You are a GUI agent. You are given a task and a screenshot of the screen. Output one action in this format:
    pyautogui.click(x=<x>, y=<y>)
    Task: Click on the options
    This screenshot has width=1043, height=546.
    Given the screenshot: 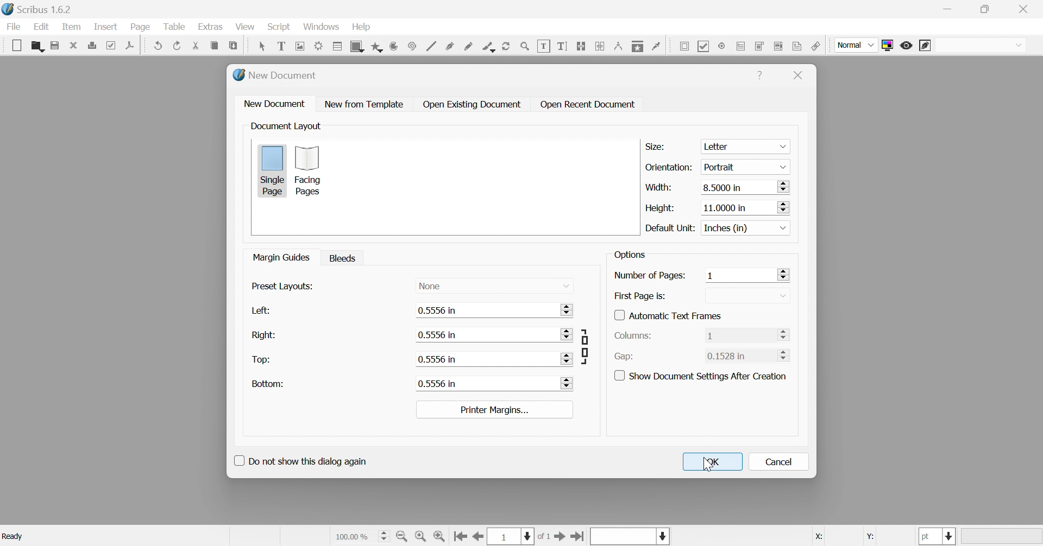 What is the action you would take?
    pyautogui.click(x=630, y=255)
    